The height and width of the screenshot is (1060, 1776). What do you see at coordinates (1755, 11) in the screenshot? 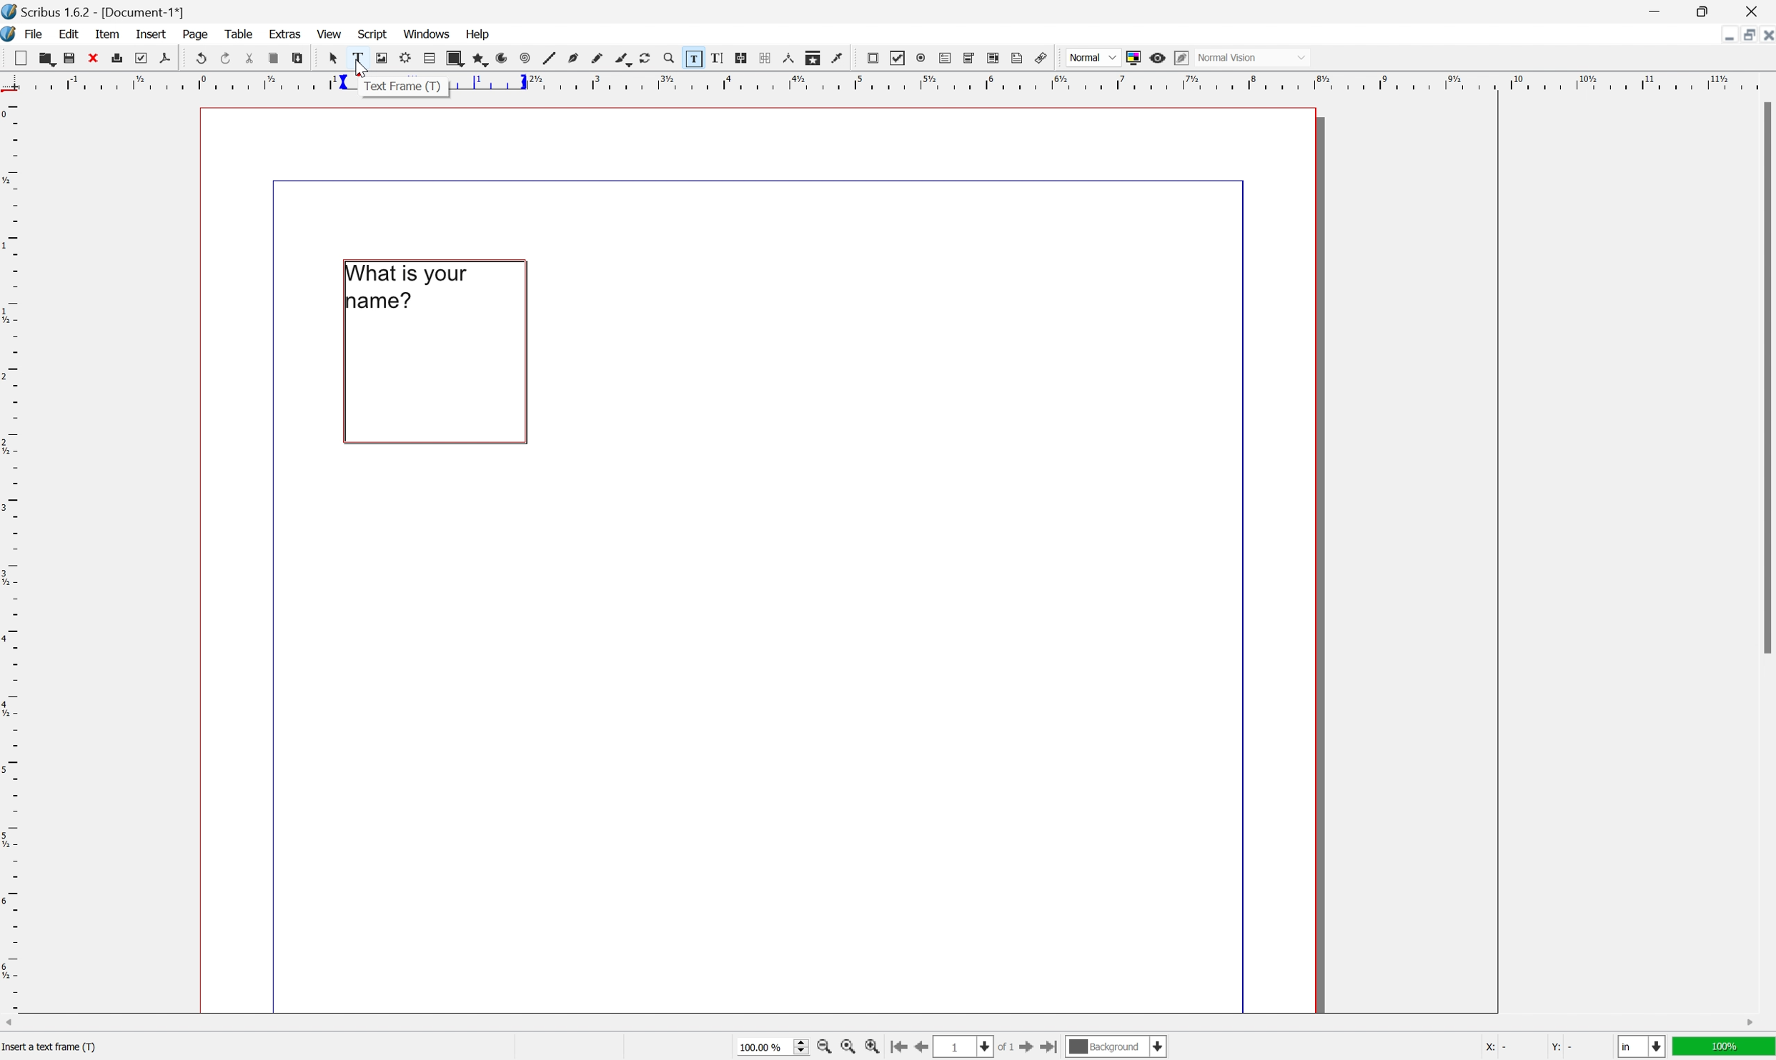
I see `close` at bounding box center [1755, 11].